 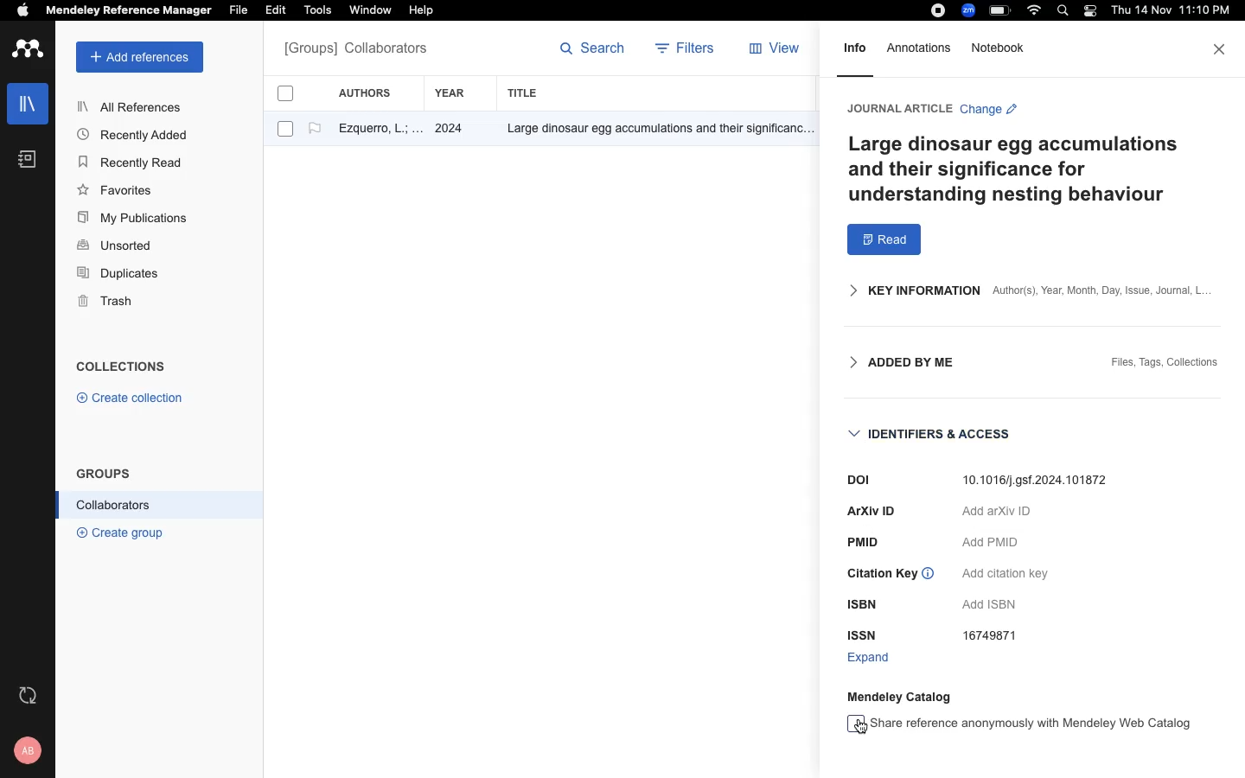 I want to click on Duplicates, so click(x=119, y=274).